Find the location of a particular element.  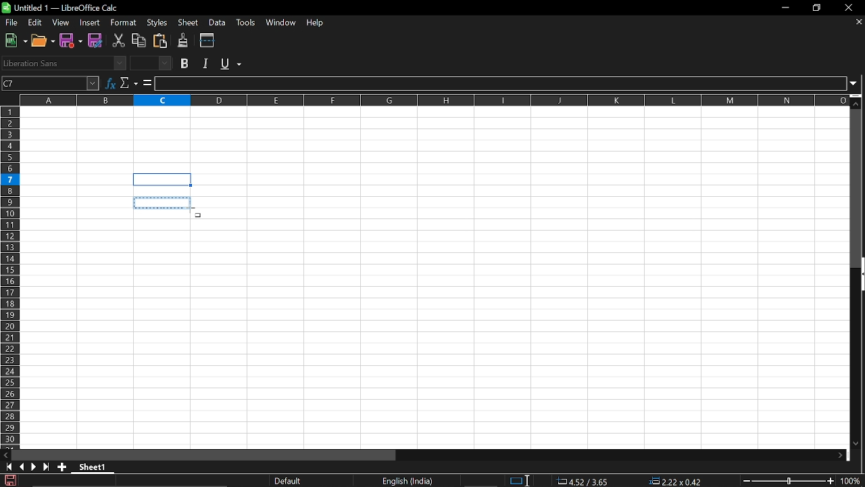

Edit is located at coordinates (36, 23).